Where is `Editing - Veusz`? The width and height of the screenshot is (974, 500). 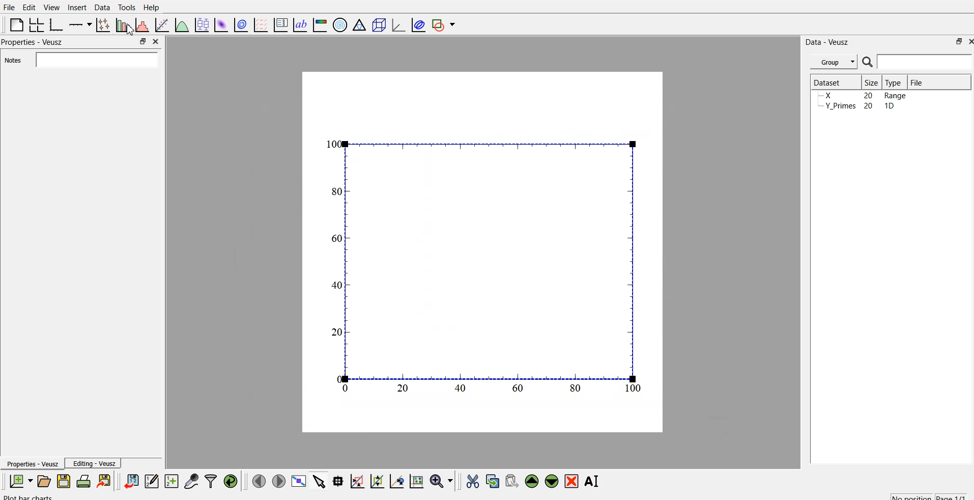
Editing - Veusz is located at coordinates (96, 464).